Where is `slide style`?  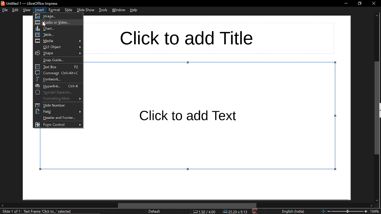 slide style is located at coordinates (154, 211).